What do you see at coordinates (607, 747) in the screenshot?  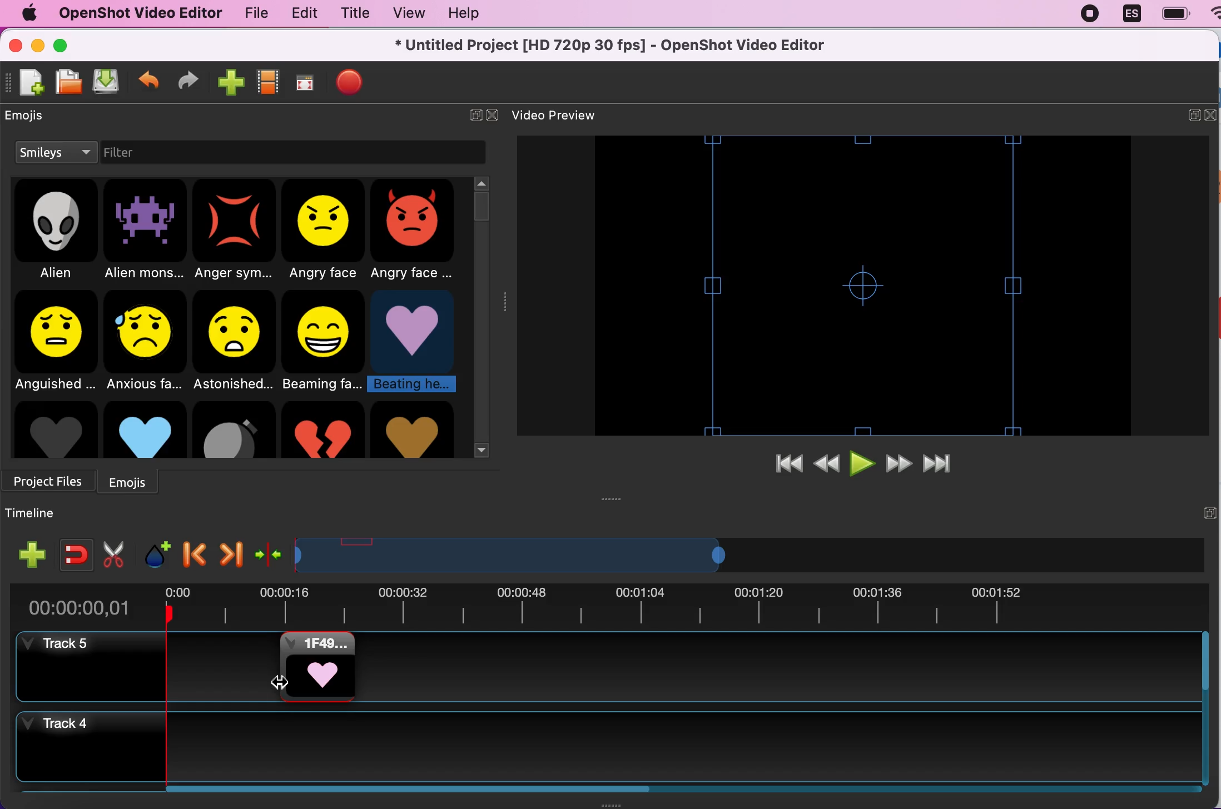 I see `track 4` at bounding box center [607, 747].